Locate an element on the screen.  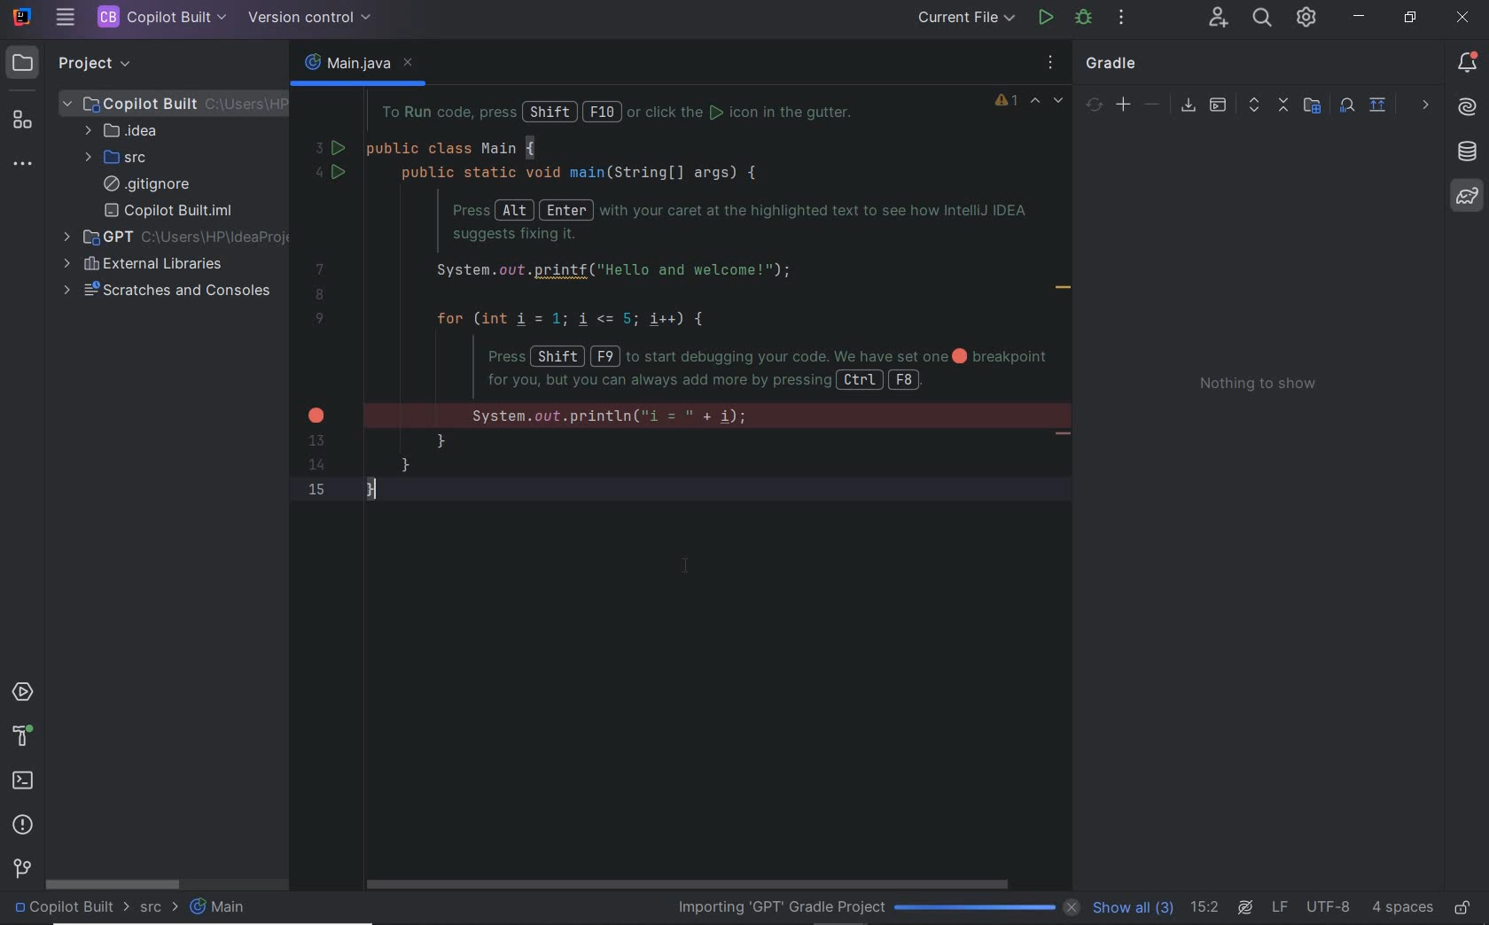
file encoding is located at coordinates (1329, 906).